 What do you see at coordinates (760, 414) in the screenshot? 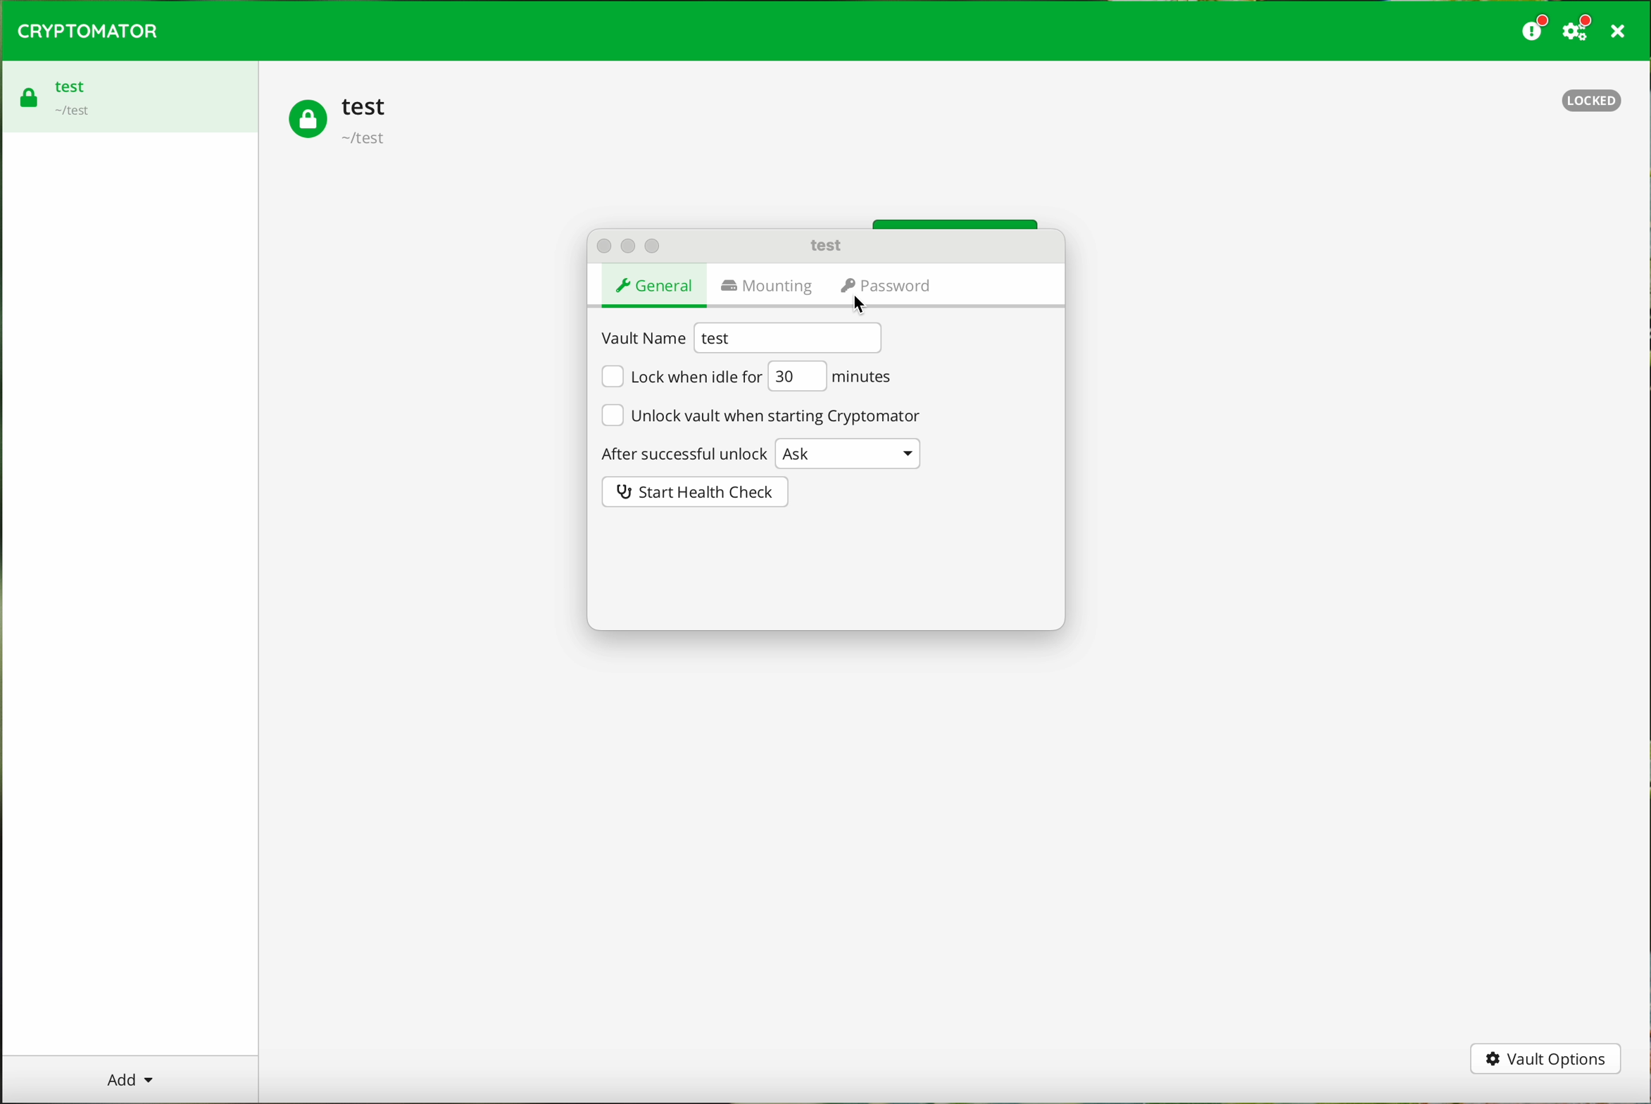
I see `unlock vault when starting cryptomator` at bounding box center [760, 414].